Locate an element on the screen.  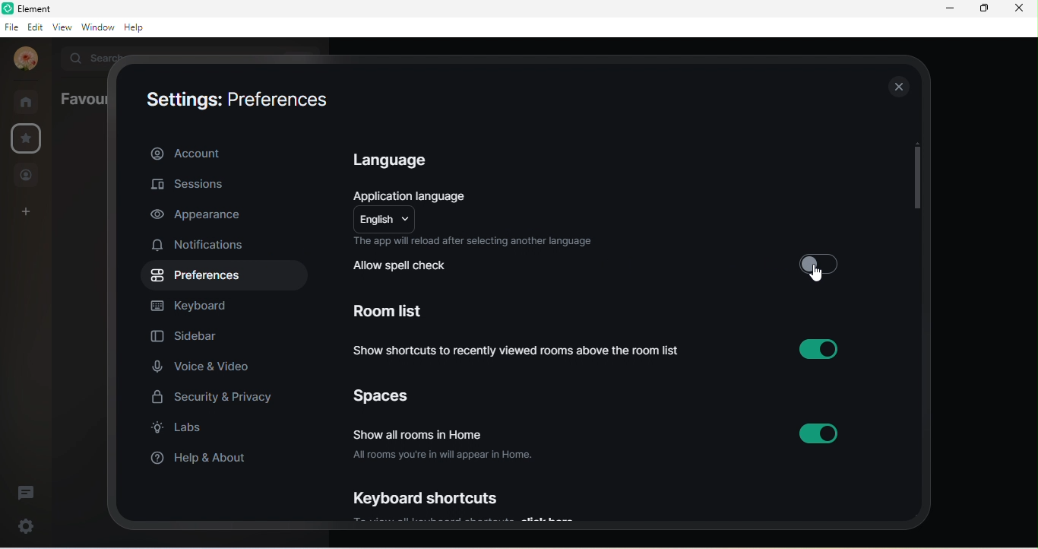
spaces is located at coordinates (390, 400).